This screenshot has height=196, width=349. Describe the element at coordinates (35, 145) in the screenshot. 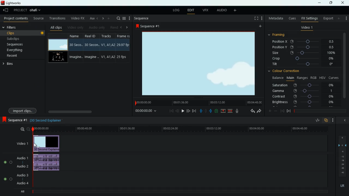

I see `Cursor` at that location.